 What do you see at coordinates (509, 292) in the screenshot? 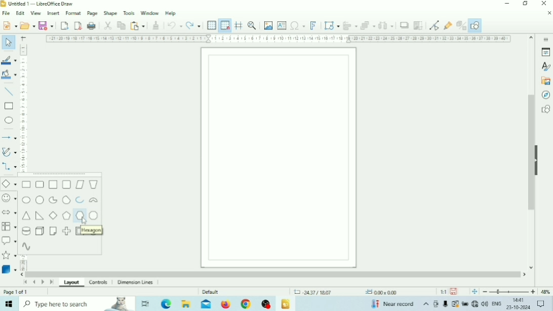
I see `Zoom Out/In` at bounding box center [509, 292].